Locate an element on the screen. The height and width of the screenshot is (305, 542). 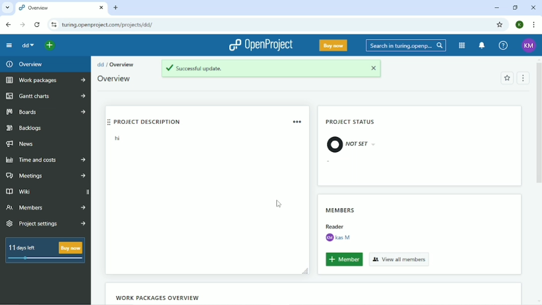
OpenProject is located at coordinates (261, 46).